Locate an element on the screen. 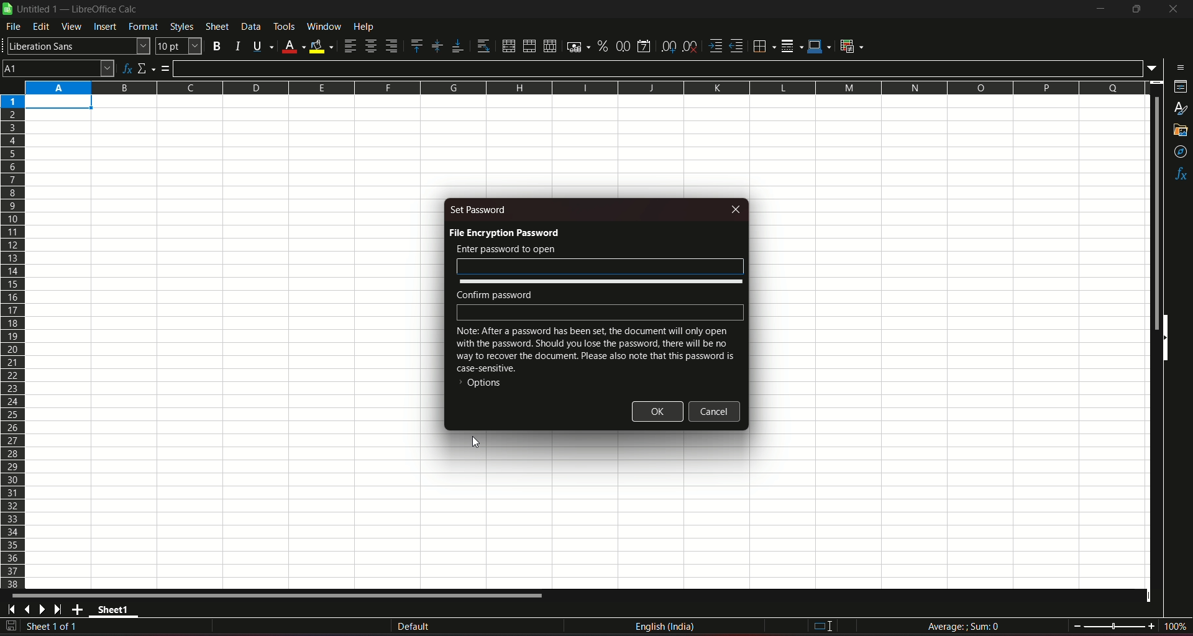  sidebar settings is located at coordinates (1177, 66).